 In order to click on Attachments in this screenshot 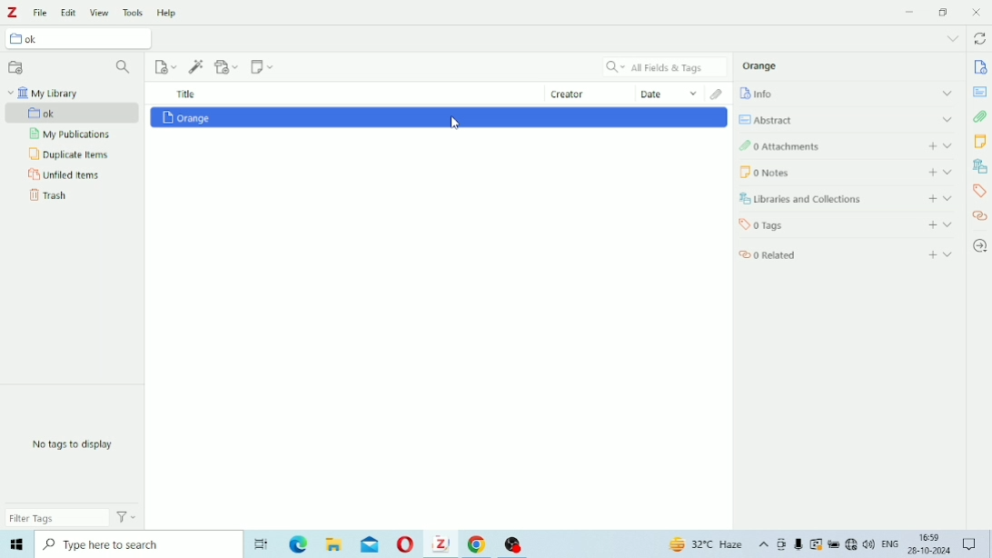, I will do `click(844, 144)`.